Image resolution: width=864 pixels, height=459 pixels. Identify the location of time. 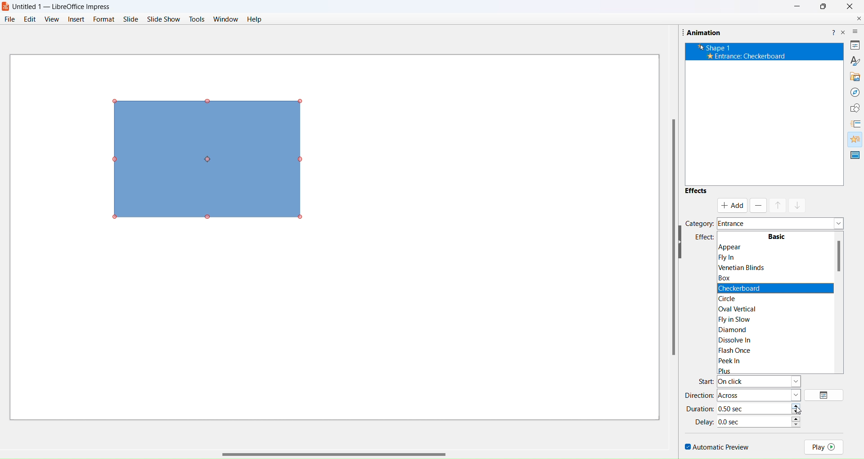
(755, 408).